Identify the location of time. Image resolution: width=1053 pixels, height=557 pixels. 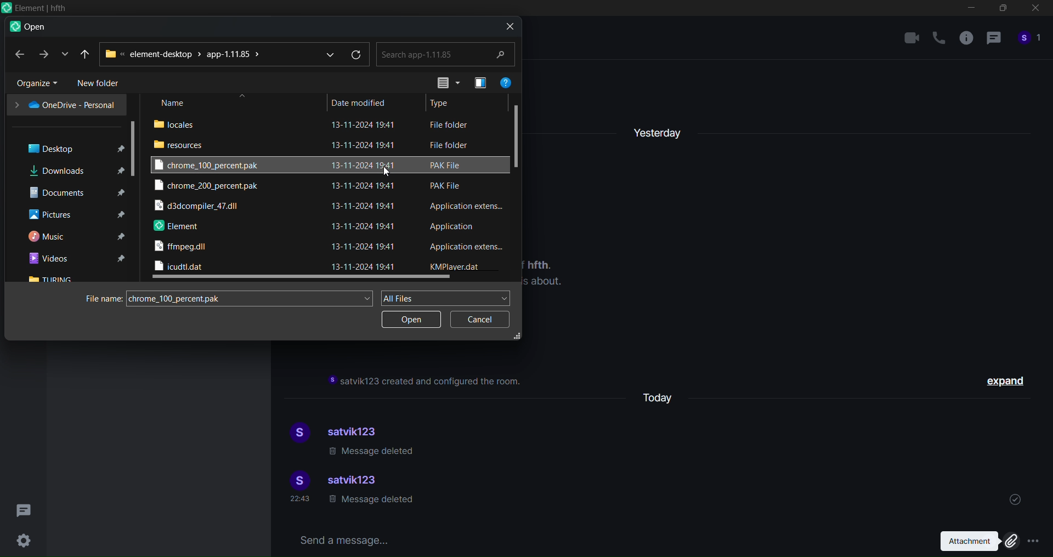
(301, 499).